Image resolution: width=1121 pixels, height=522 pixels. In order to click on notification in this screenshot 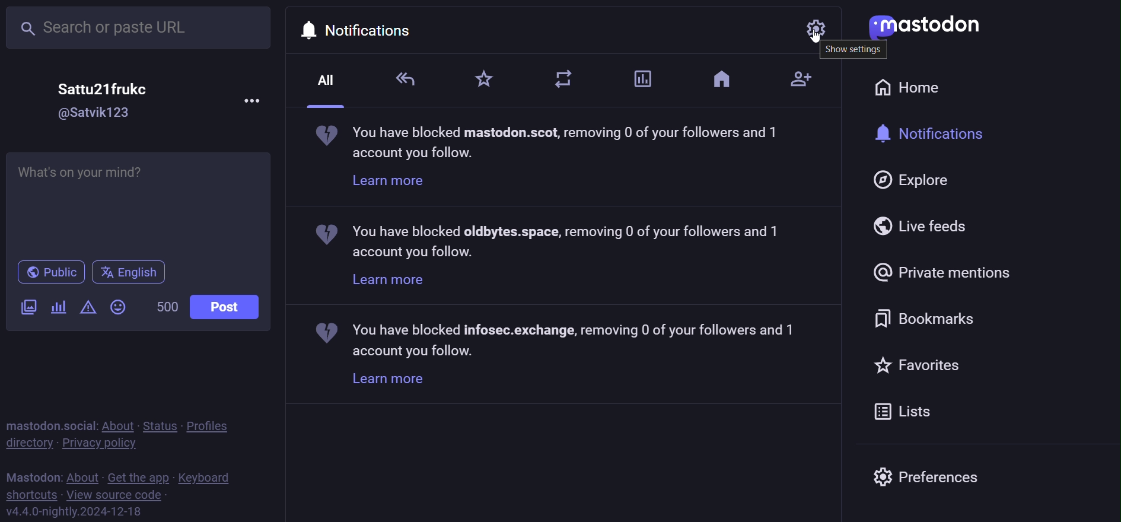, I will do `click(355, 27)`.